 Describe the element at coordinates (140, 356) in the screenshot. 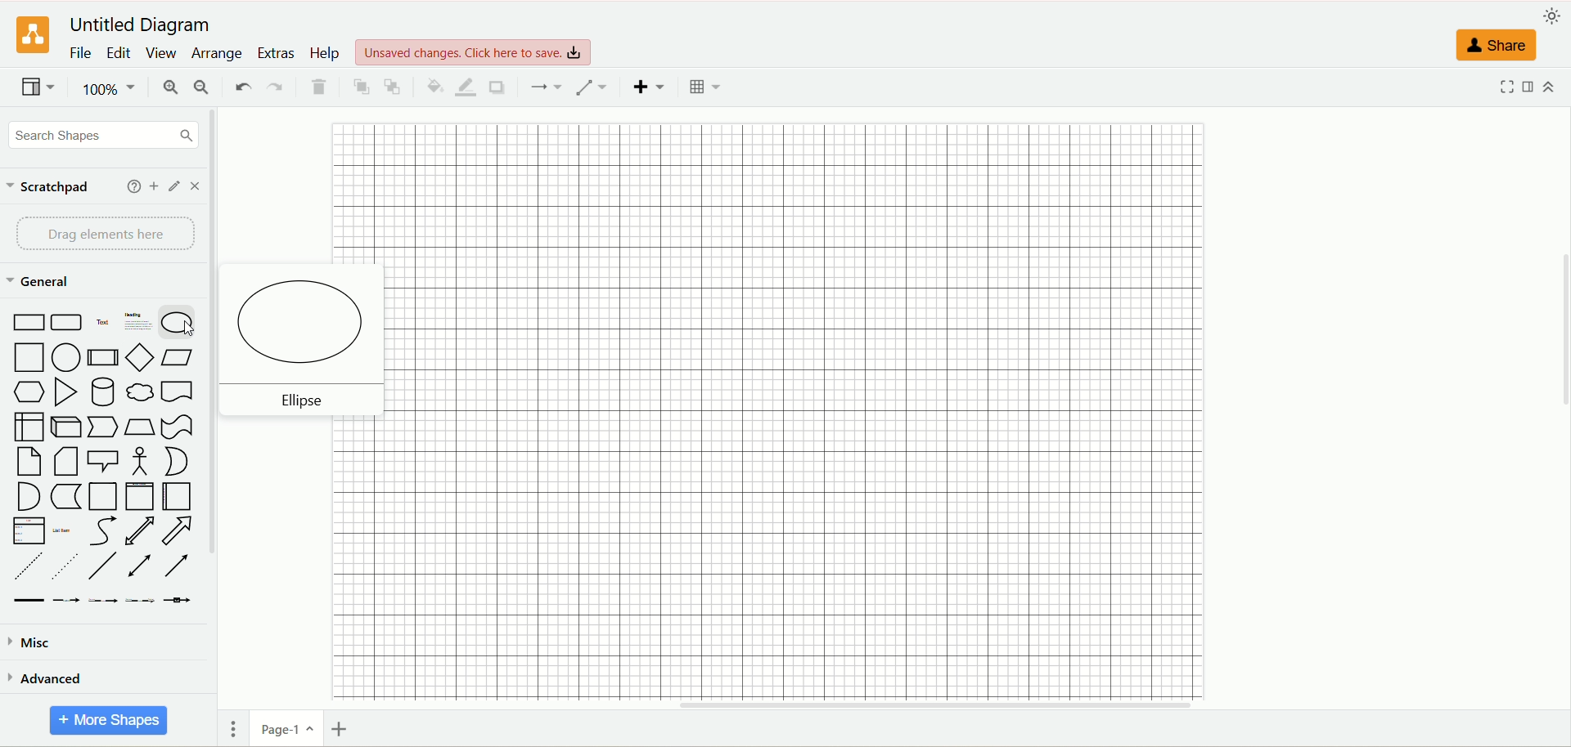

I see `diamond` at that location.